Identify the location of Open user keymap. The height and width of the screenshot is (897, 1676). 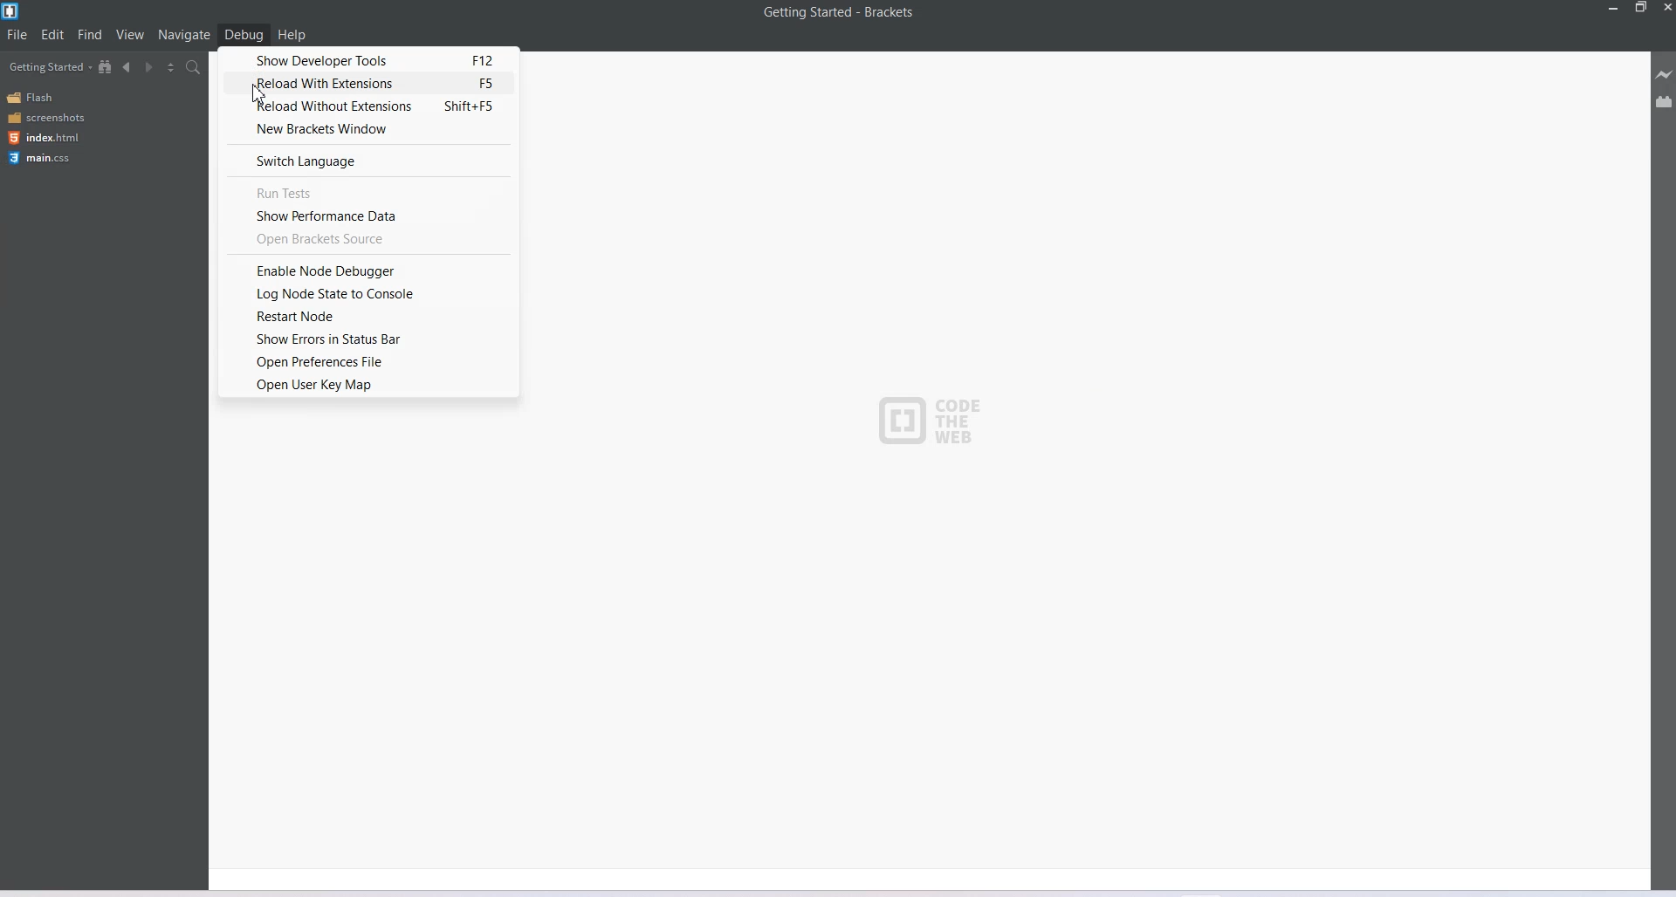
(362, 385).